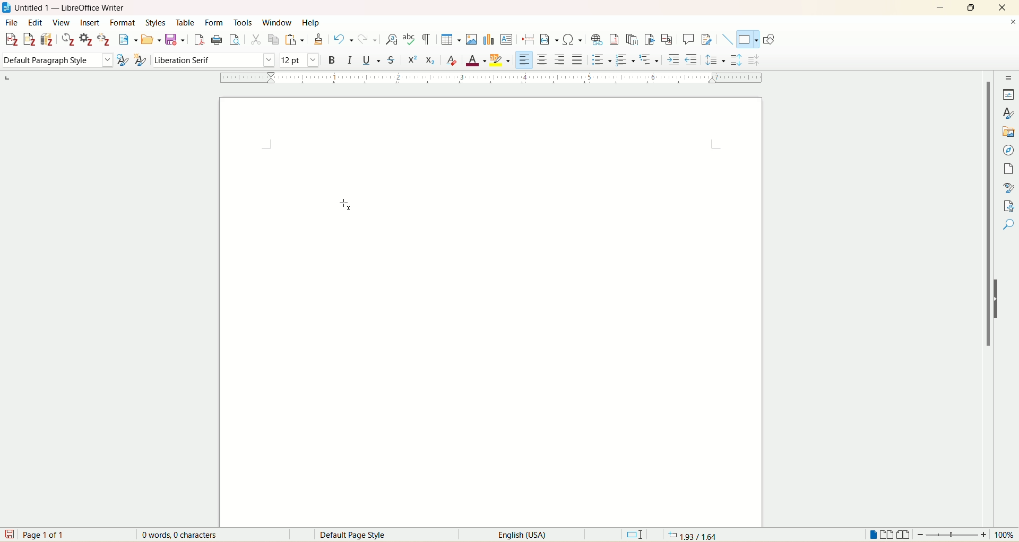 Image resolution: width=1019 pixels, height=542 pixels. Describe the element at coordinates (601, 59) in the screenshot. I see `toggle unordered list` at that location.